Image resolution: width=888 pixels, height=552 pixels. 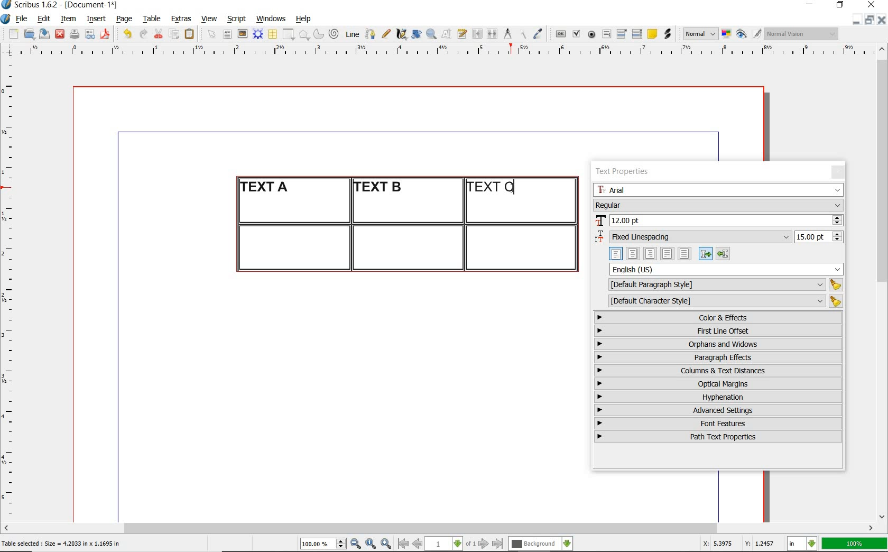 What do you see at coordinates (159, 33) in the screenshot?
I see `cut` at bounding box center [159, 33].